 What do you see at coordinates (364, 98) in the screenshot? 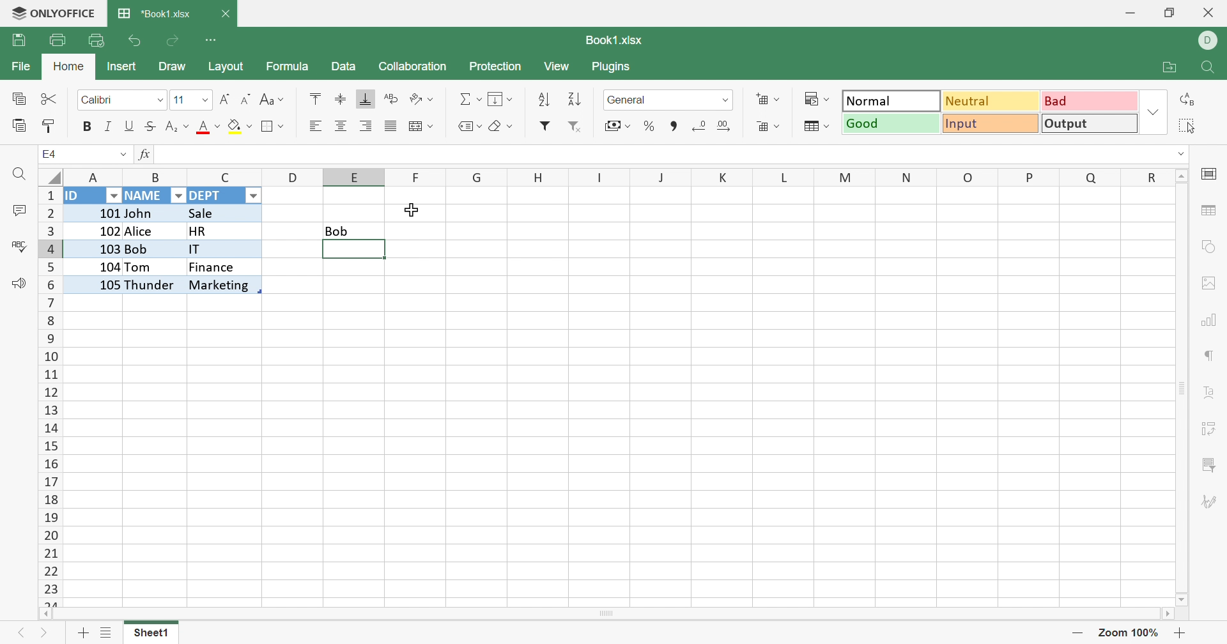
I see `Align Bottom` at bounding box center [364, 98].